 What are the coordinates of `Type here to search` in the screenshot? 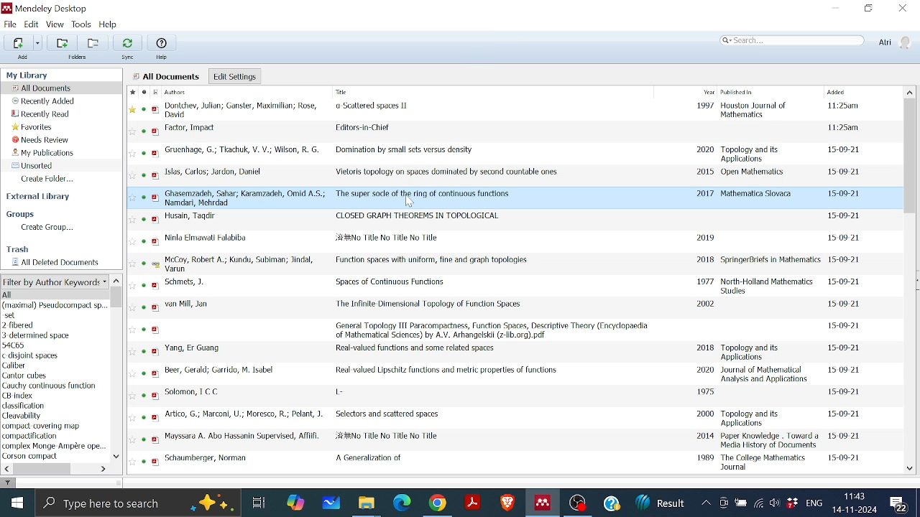 It's located at (137, 503).